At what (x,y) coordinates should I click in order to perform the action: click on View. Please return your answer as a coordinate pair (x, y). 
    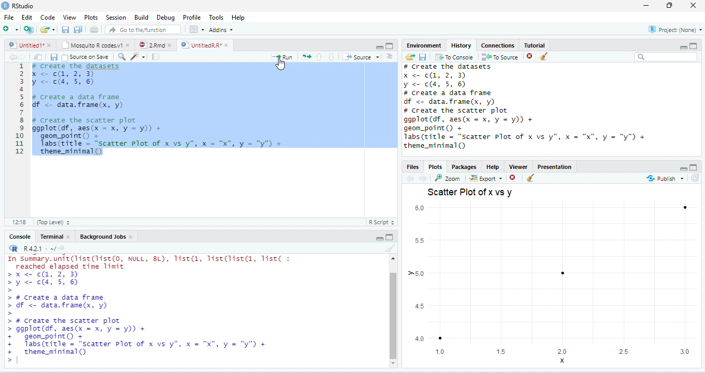
    Looking at the image, I should click on (69, 17).